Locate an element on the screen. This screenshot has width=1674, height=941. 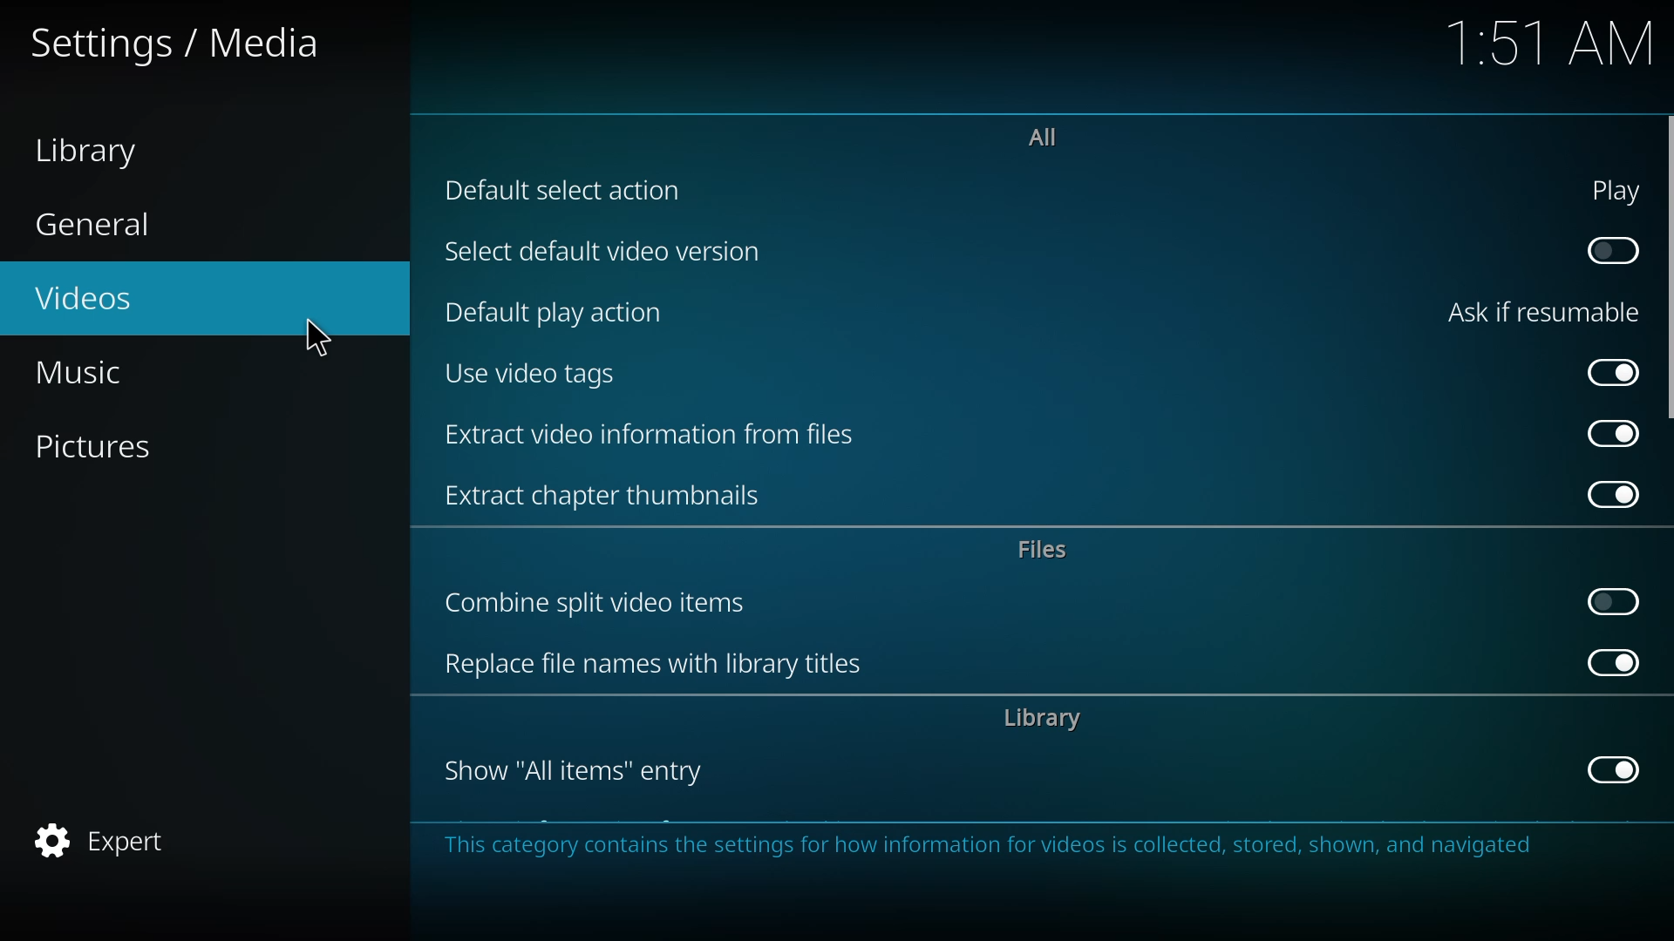
library is located at coordinates (98, 149).